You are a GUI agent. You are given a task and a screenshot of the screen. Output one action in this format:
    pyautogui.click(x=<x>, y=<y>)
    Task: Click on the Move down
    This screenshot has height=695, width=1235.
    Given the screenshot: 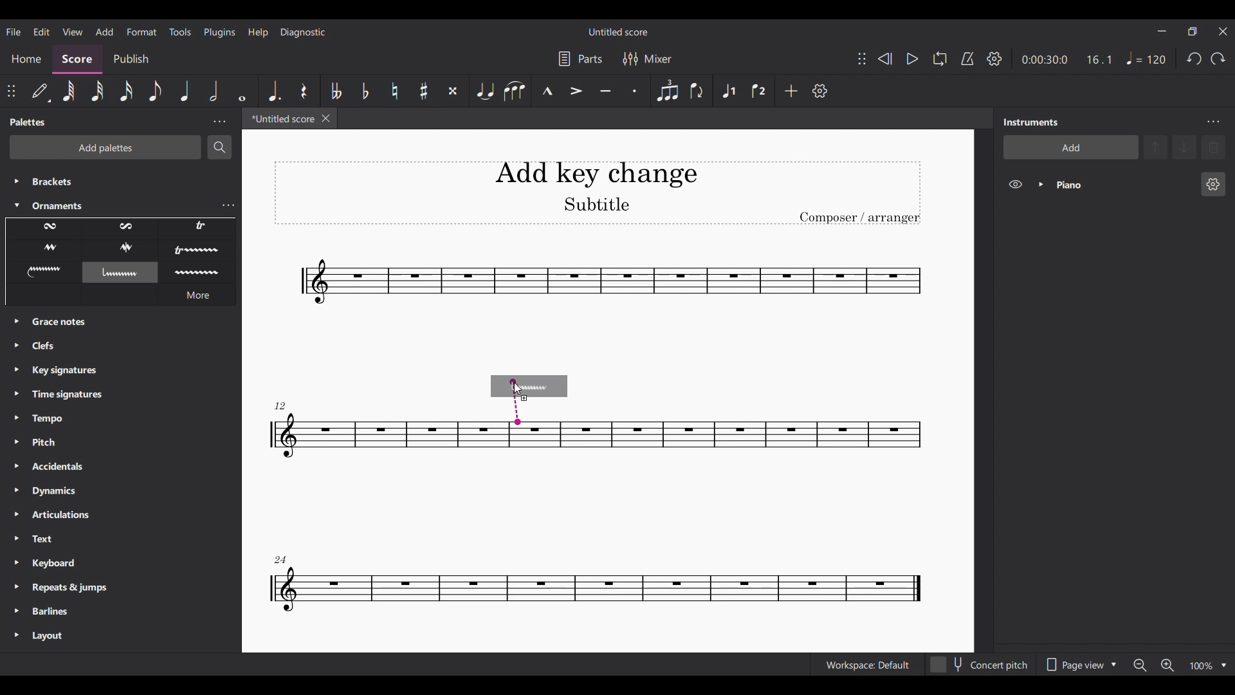 What is the action you would take?
    pyautogui.click(x=1184, y=147)
    